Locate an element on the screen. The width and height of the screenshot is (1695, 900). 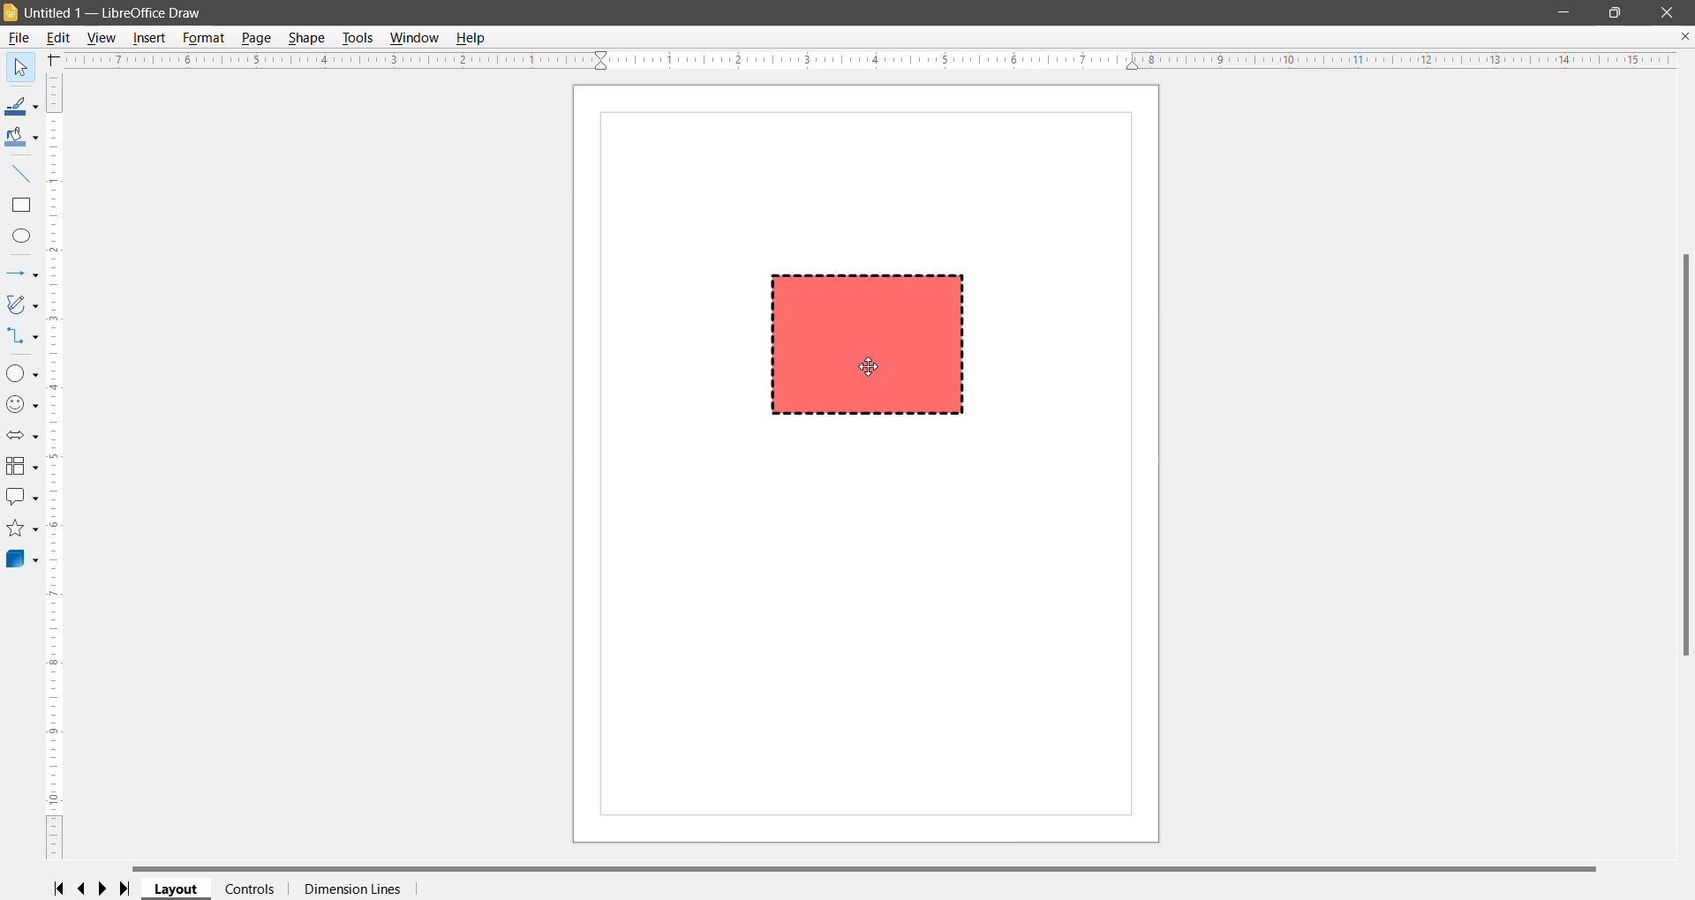
Insert Line is located at coordinates (22, 174).